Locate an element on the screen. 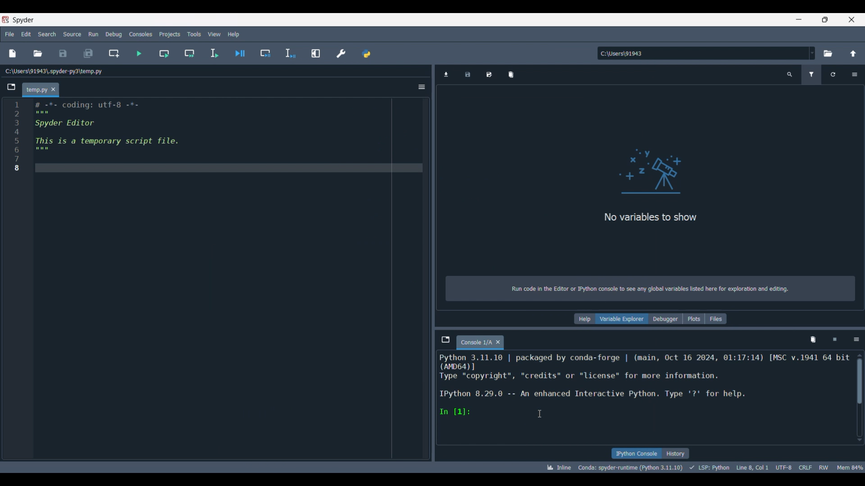 The height and width of the screenshot is (486, 865). Current tab is located at coordinates (475, 342).